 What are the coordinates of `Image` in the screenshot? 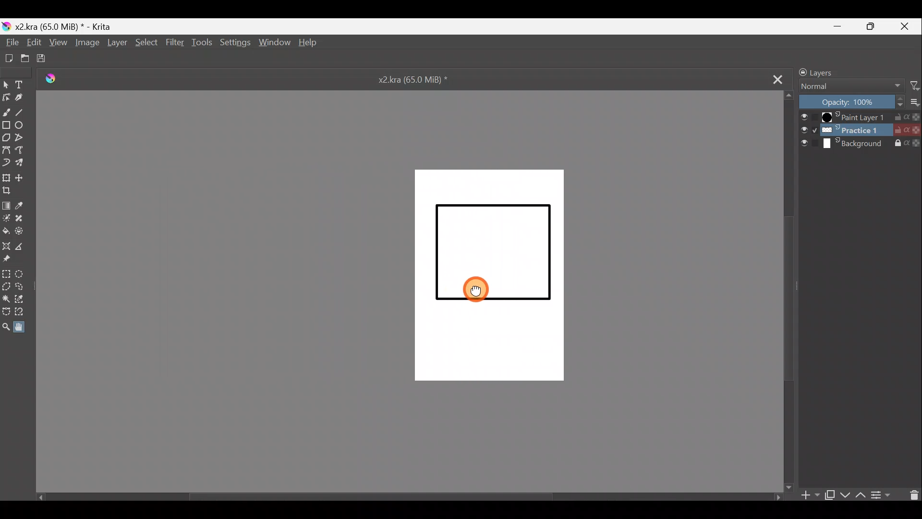 It's located at (89, 45).